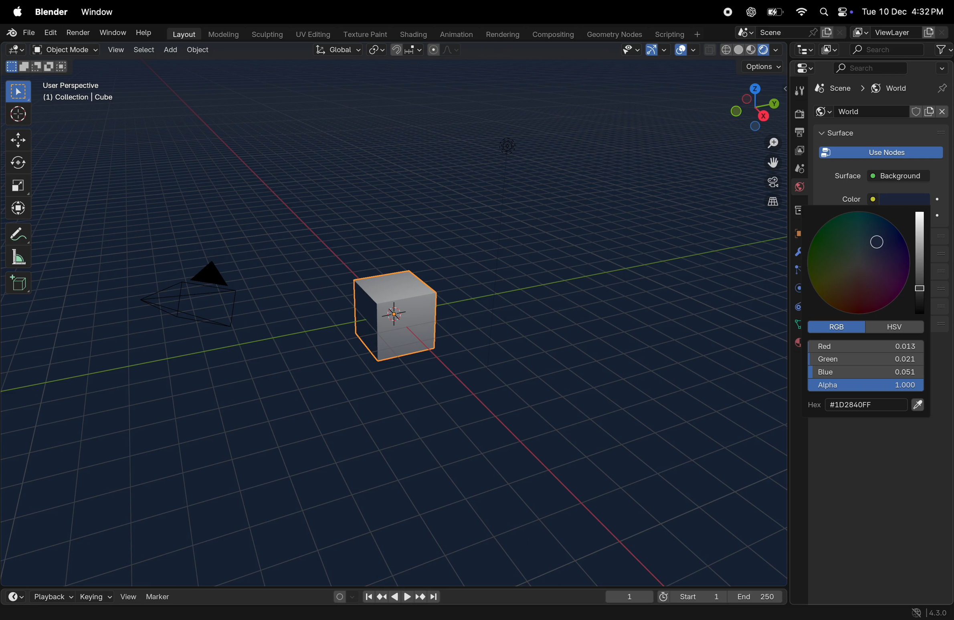  I want to click on view point, so click(753, 106).